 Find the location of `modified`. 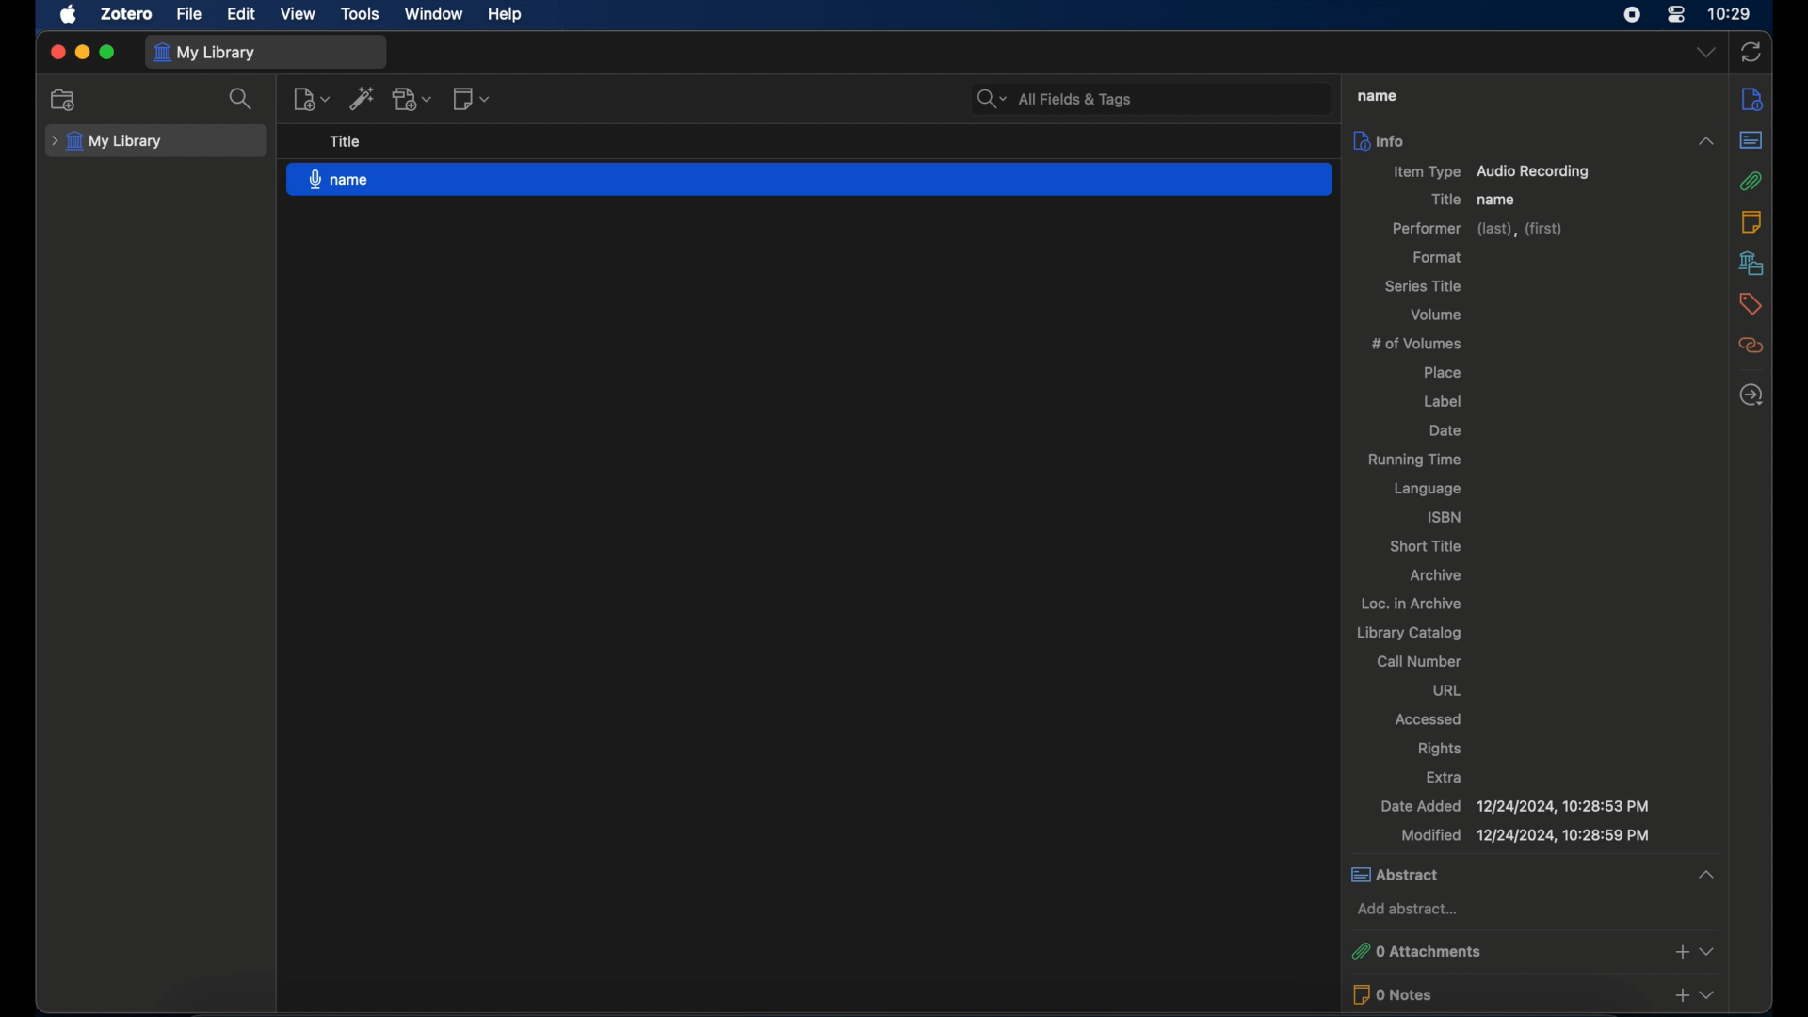

modified is located at coordinates (1527, 835).